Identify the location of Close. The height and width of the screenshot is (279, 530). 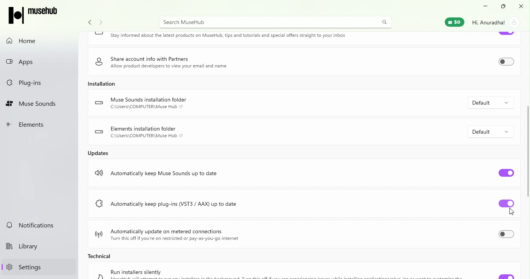
(522, 7).